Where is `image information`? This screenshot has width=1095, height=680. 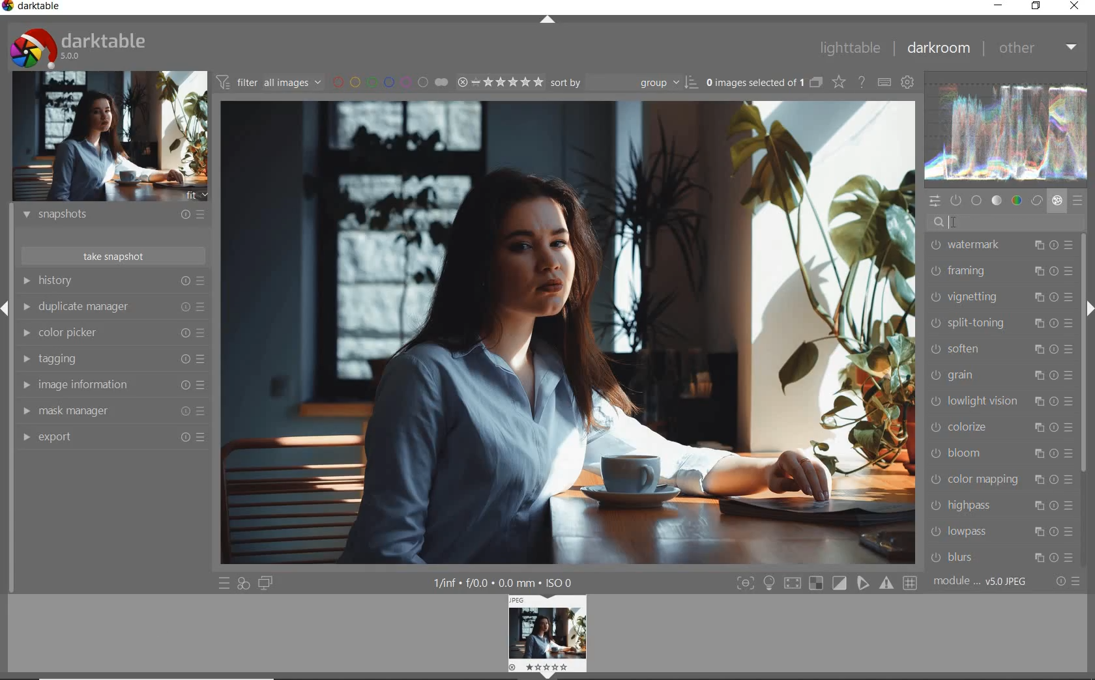
image information is located at coordinates (115, 384).